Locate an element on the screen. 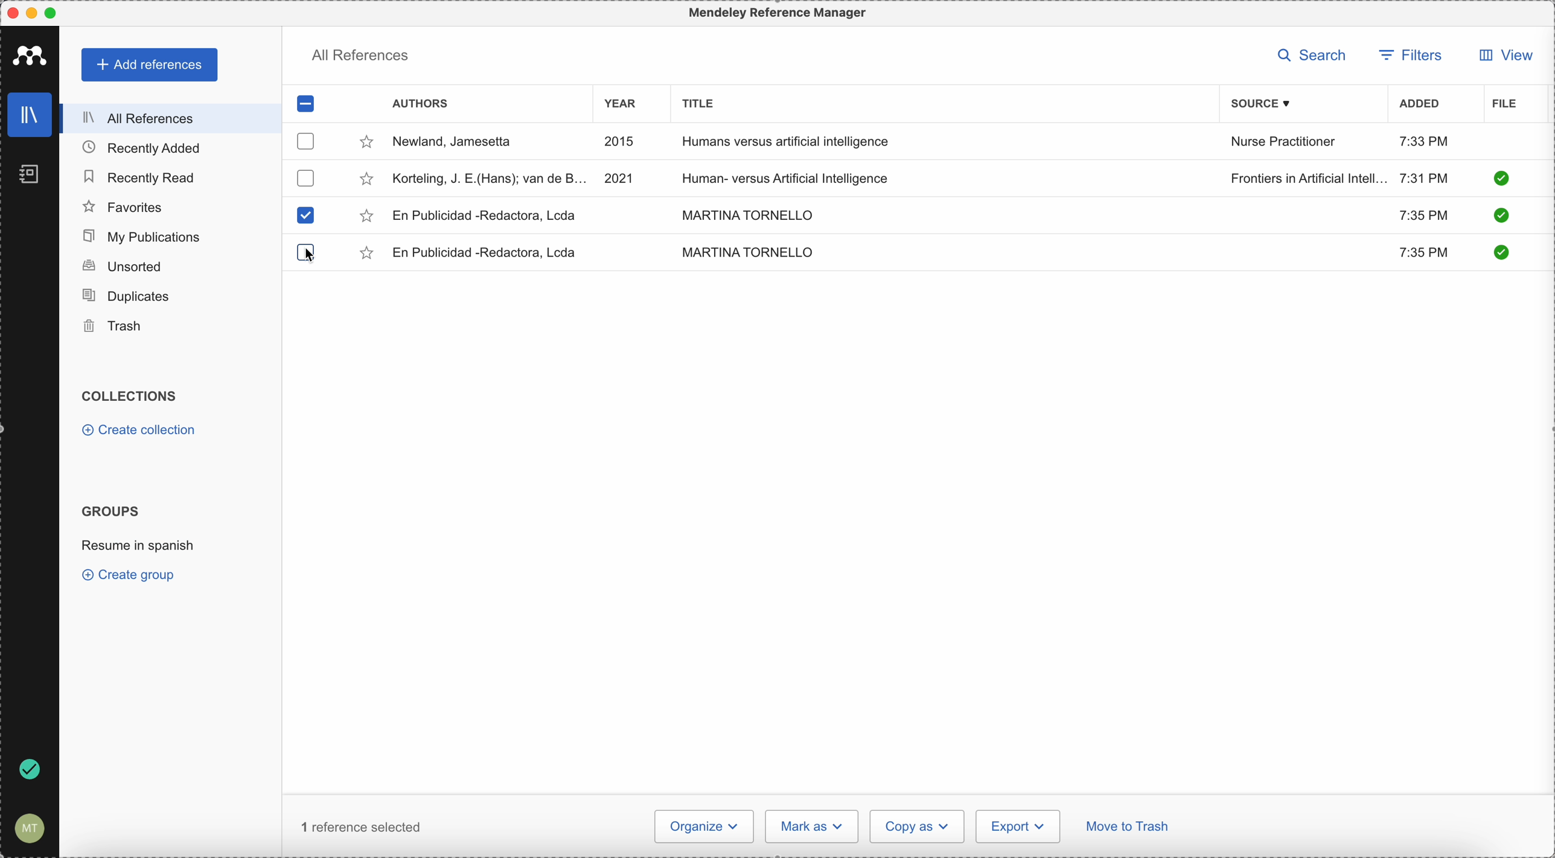  Newland, Jamesetta is located at coordinates (458, 142).